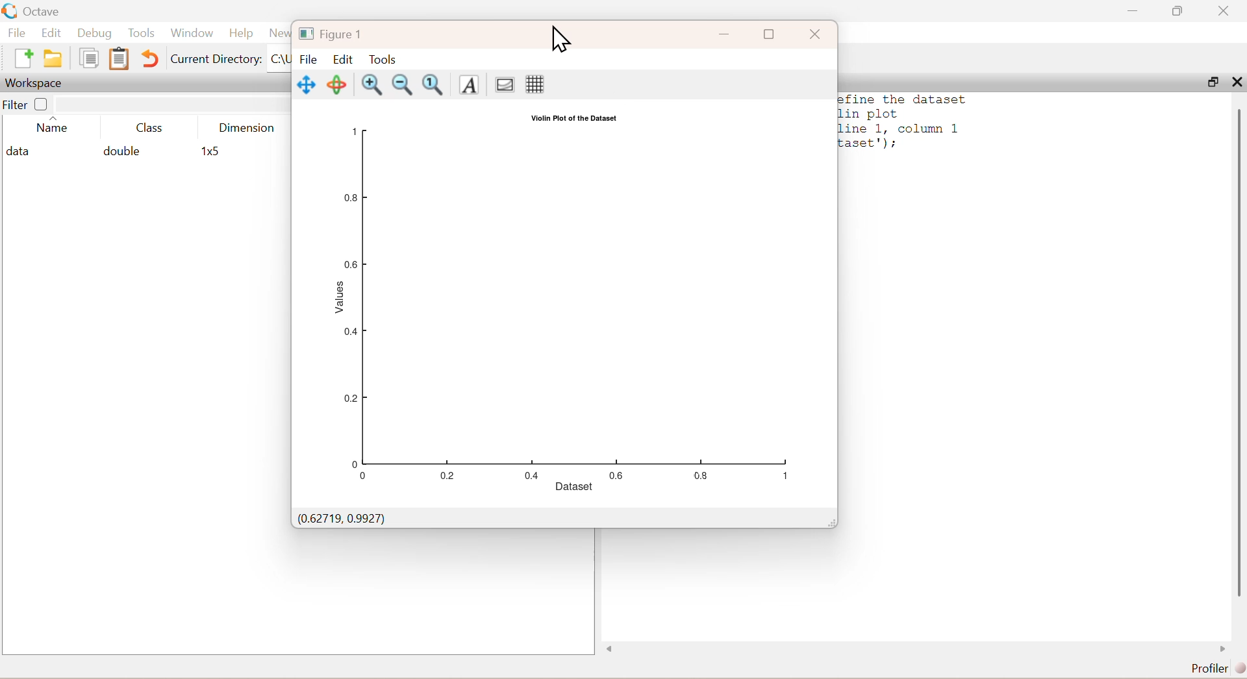 The width and height of the screenshot is (1247, 679). I want to click on help, so click(242, 34).